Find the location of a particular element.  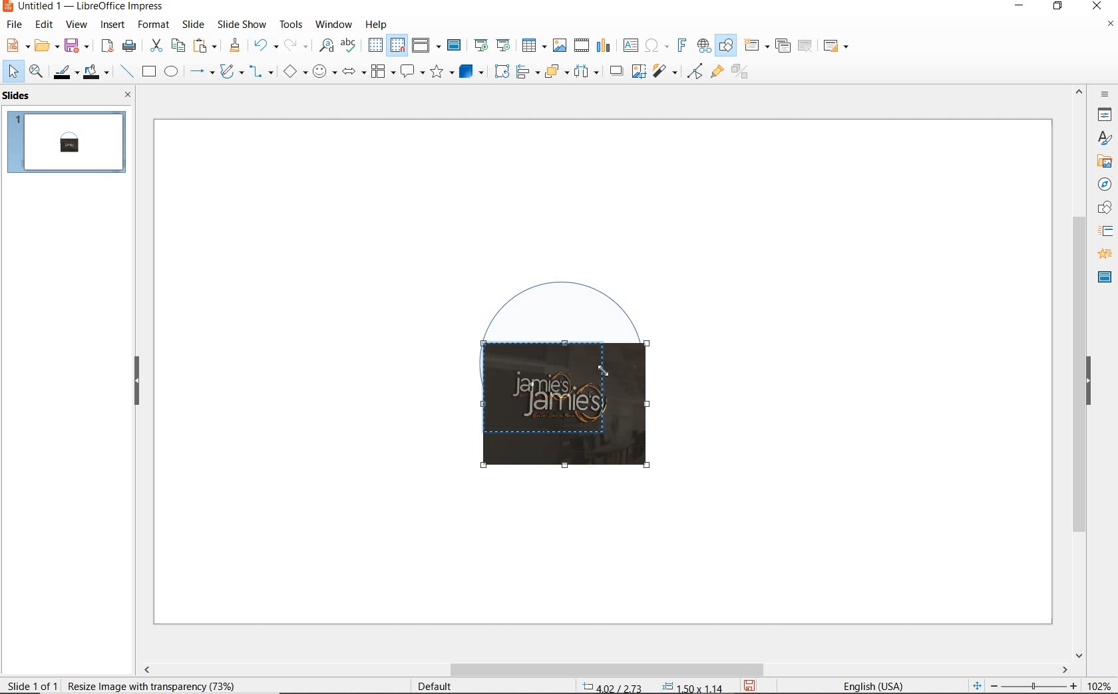

crop image is located at coordinates (638, 70).